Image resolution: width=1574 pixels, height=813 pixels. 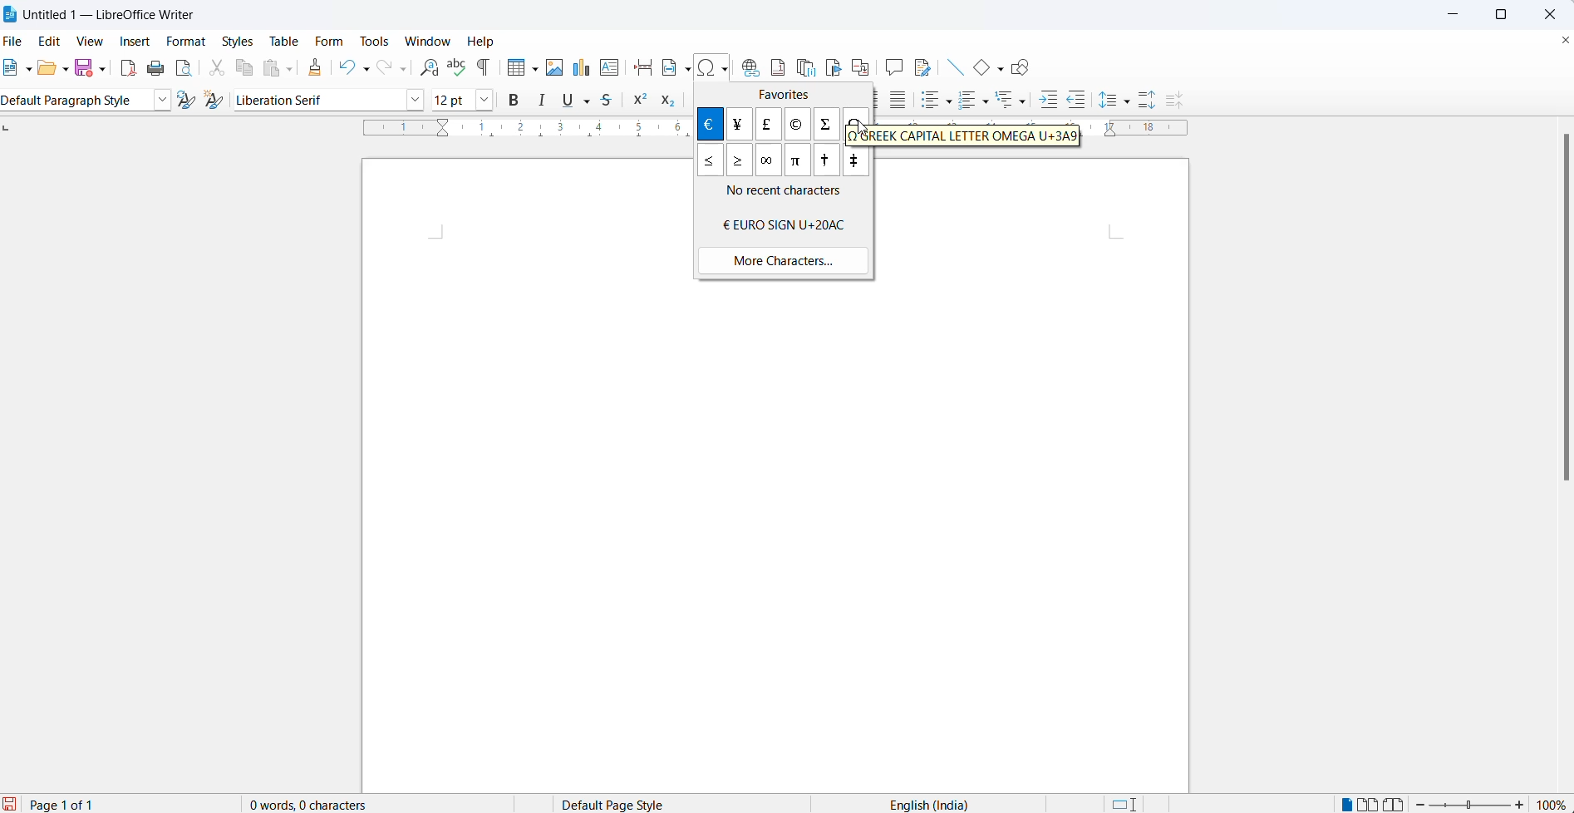 I want to click on insert chart, so click(x=579, y=68).